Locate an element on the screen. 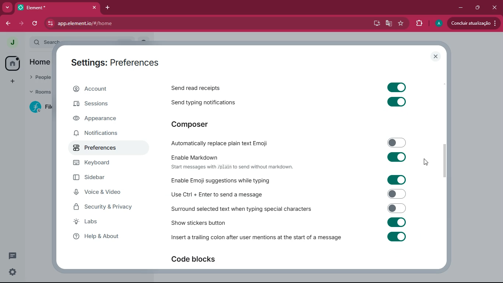  account is located at coordinates (107, 89).